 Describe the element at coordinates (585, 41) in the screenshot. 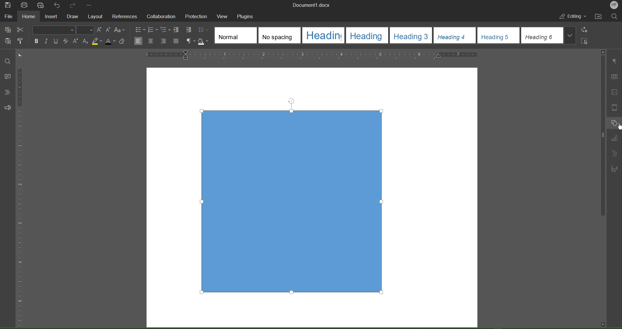

I see `Select All` at that location.